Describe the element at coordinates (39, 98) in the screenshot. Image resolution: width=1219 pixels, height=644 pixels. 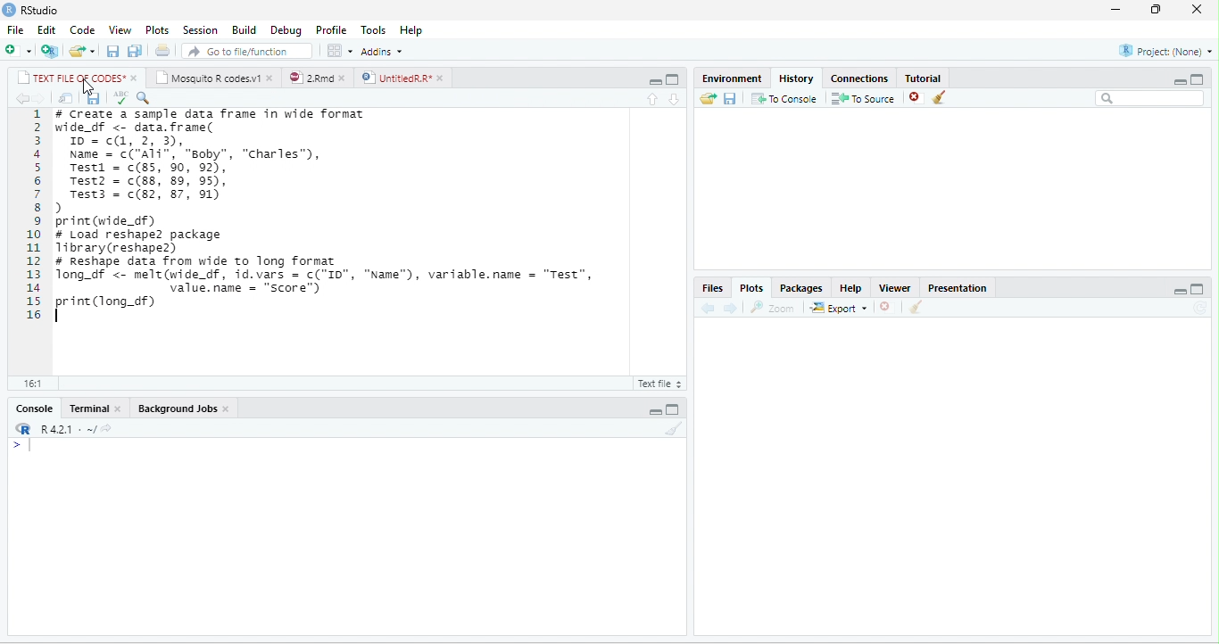
I see `forward` at that location.